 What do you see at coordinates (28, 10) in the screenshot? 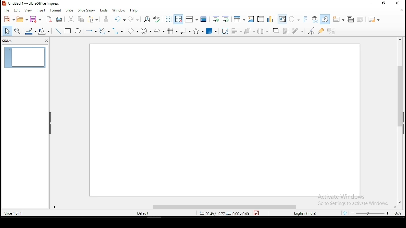
I see `view` at bounding box center [28, 10].